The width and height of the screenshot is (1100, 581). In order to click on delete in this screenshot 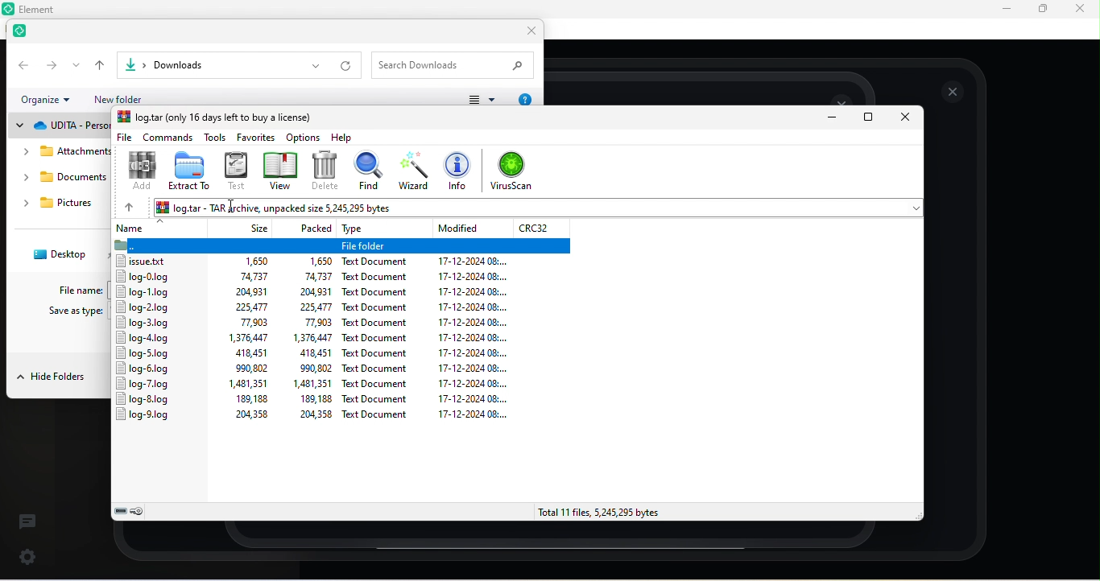, I will do `click(324, 171)`.